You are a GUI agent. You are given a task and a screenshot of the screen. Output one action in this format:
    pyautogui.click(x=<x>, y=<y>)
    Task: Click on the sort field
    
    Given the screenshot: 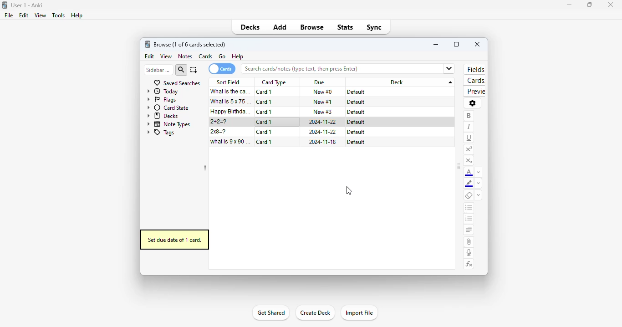 What is the action you would take?
    pyautogui.click(x=229, y=82)
    